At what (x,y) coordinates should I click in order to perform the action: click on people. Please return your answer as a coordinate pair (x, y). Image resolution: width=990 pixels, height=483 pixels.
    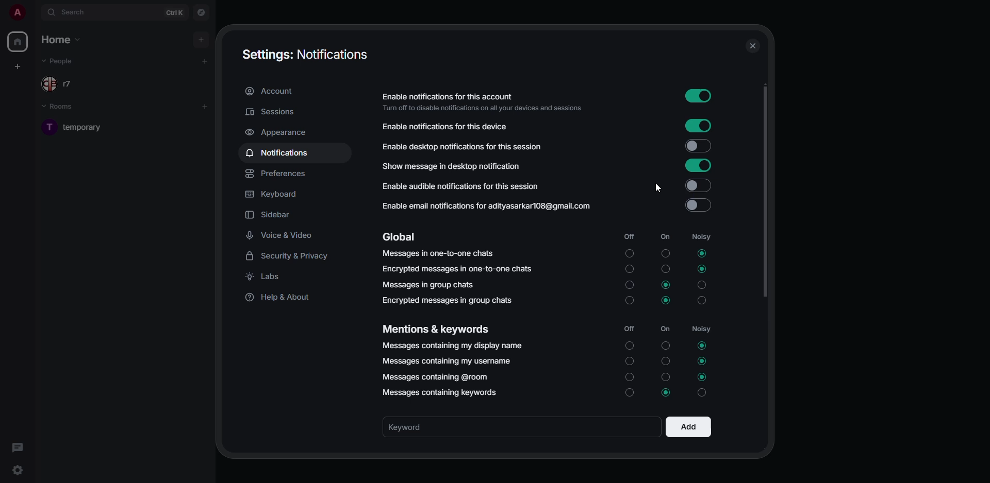
    Looking at the image, I should click on (60, 83).